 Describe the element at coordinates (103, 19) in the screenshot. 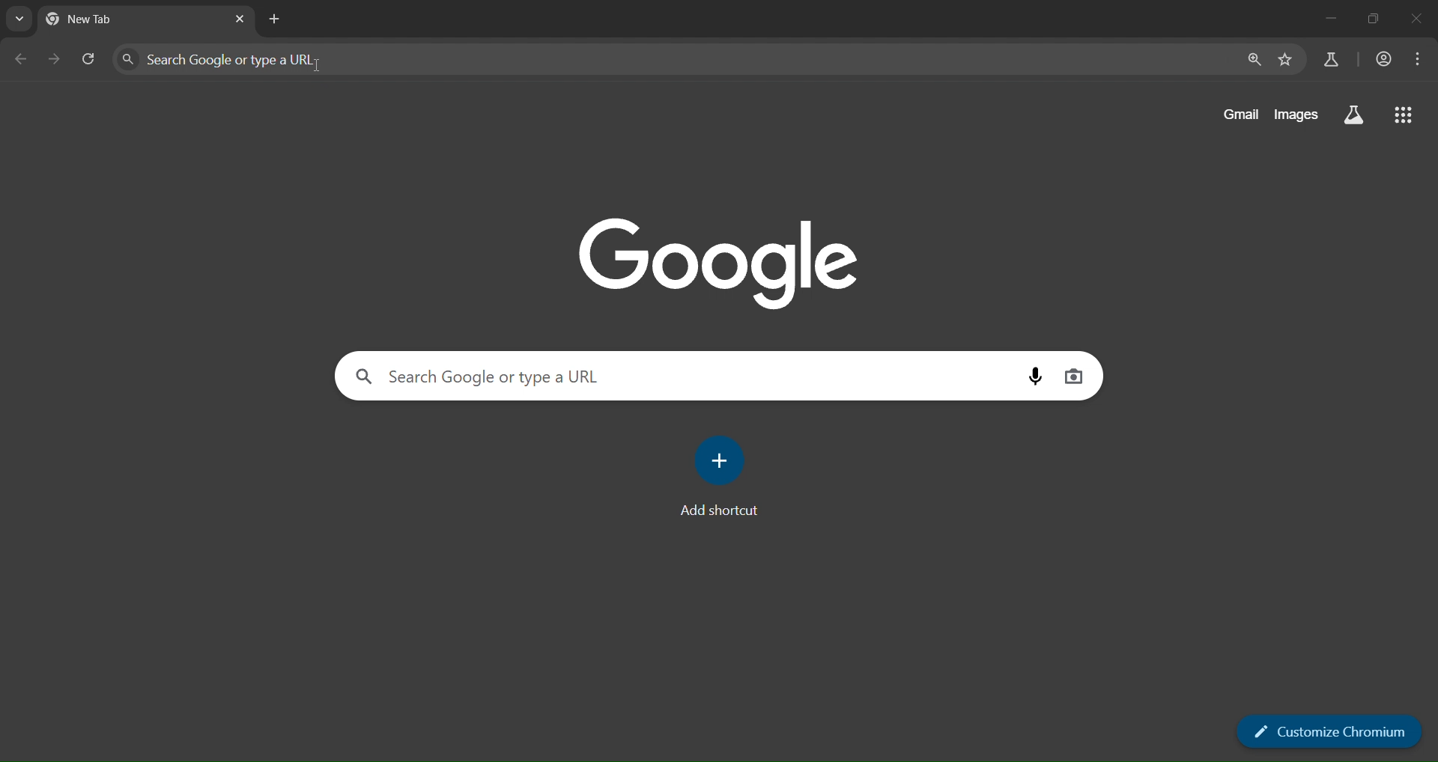

I see `New tab` at that location.